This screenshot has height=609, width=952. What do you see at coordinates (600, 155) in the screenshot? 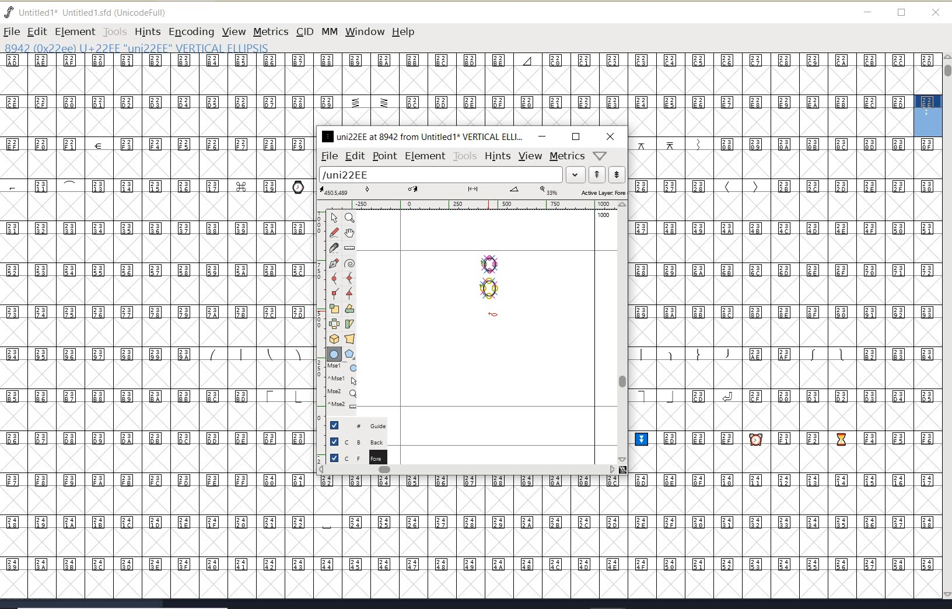
I see `help/window` at bounding box center [600, 155].